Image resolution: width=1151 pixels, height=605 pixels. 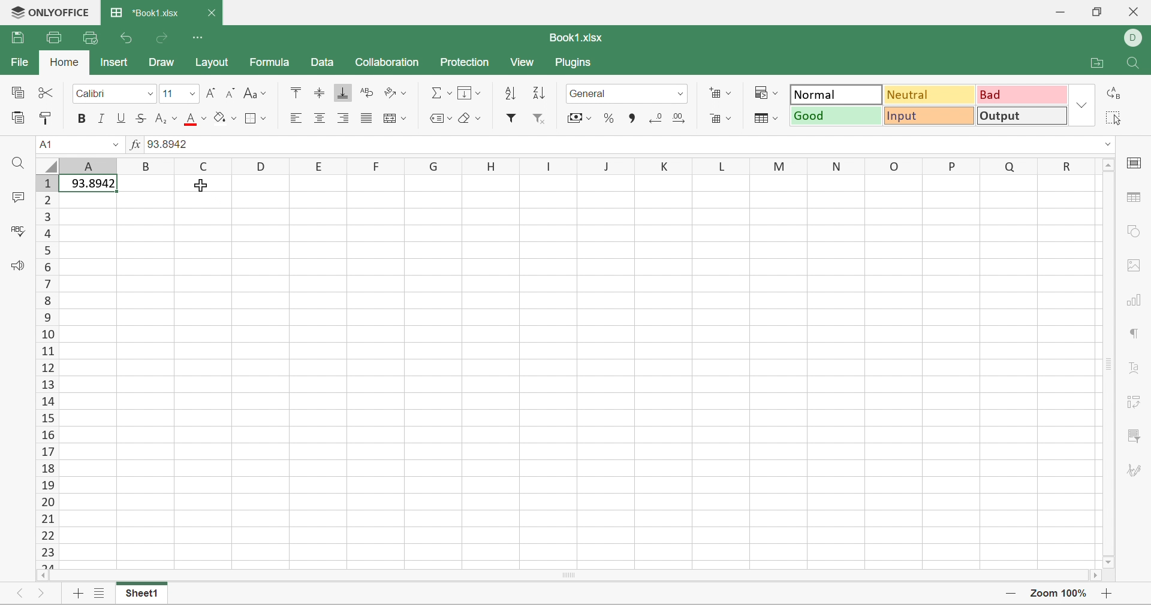 I want to click on Customize Quick Access Toolbar, so click(x=200, y=37).